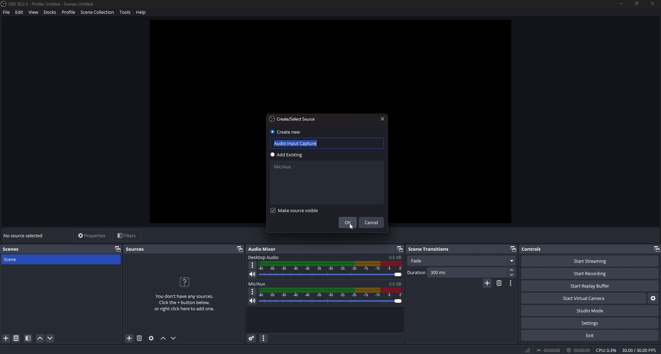  I want to click on I it, so click(579, 350).